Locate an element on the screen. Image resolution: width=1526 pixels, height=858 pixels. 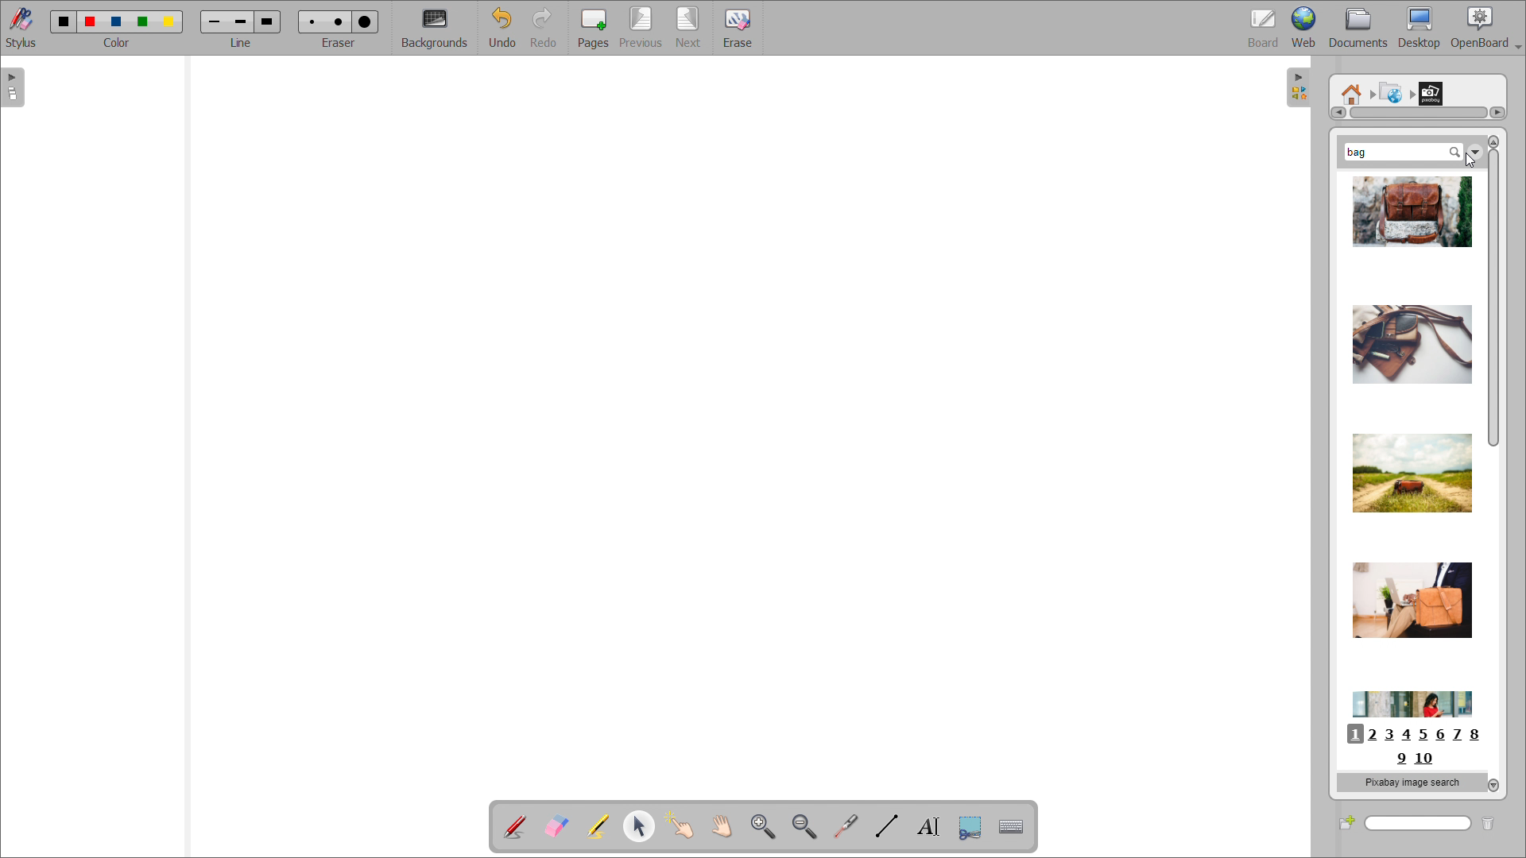
5 is located at coordinates (1423, 736).